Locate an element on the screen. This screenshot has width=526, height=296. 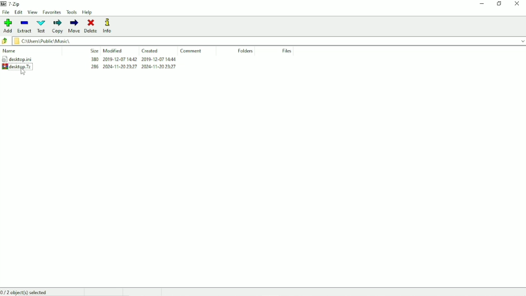
created date & time is located at coordinates (158, 59).